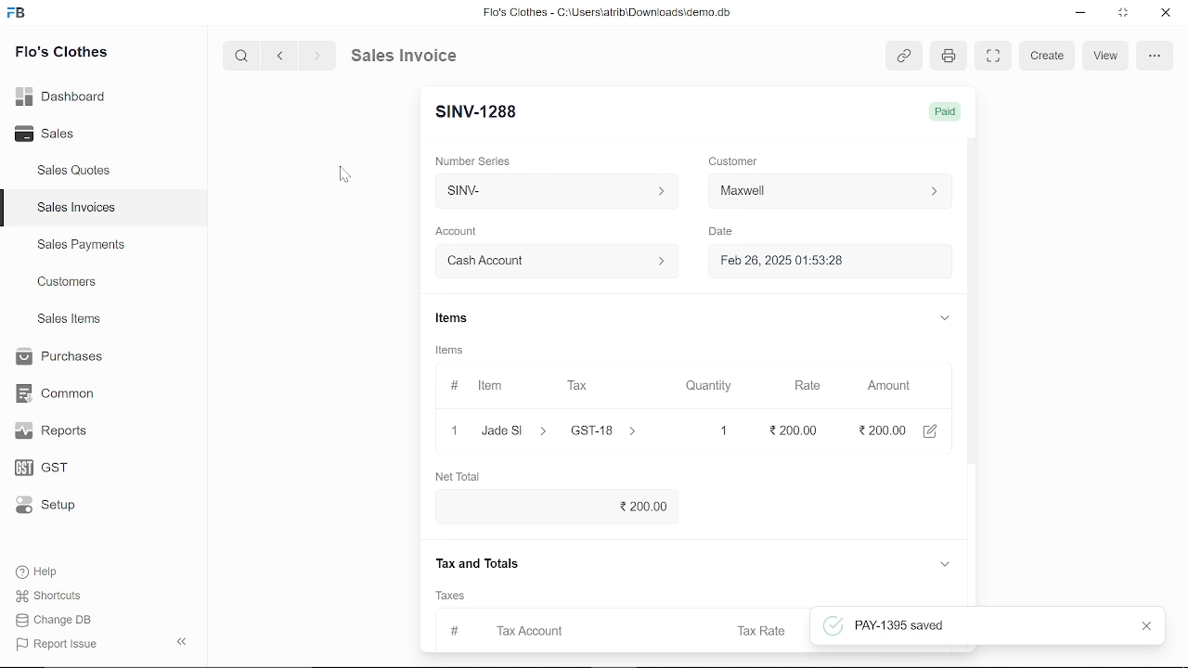 The image size is (1188, 668). I want to click on close, so click(453, 430).